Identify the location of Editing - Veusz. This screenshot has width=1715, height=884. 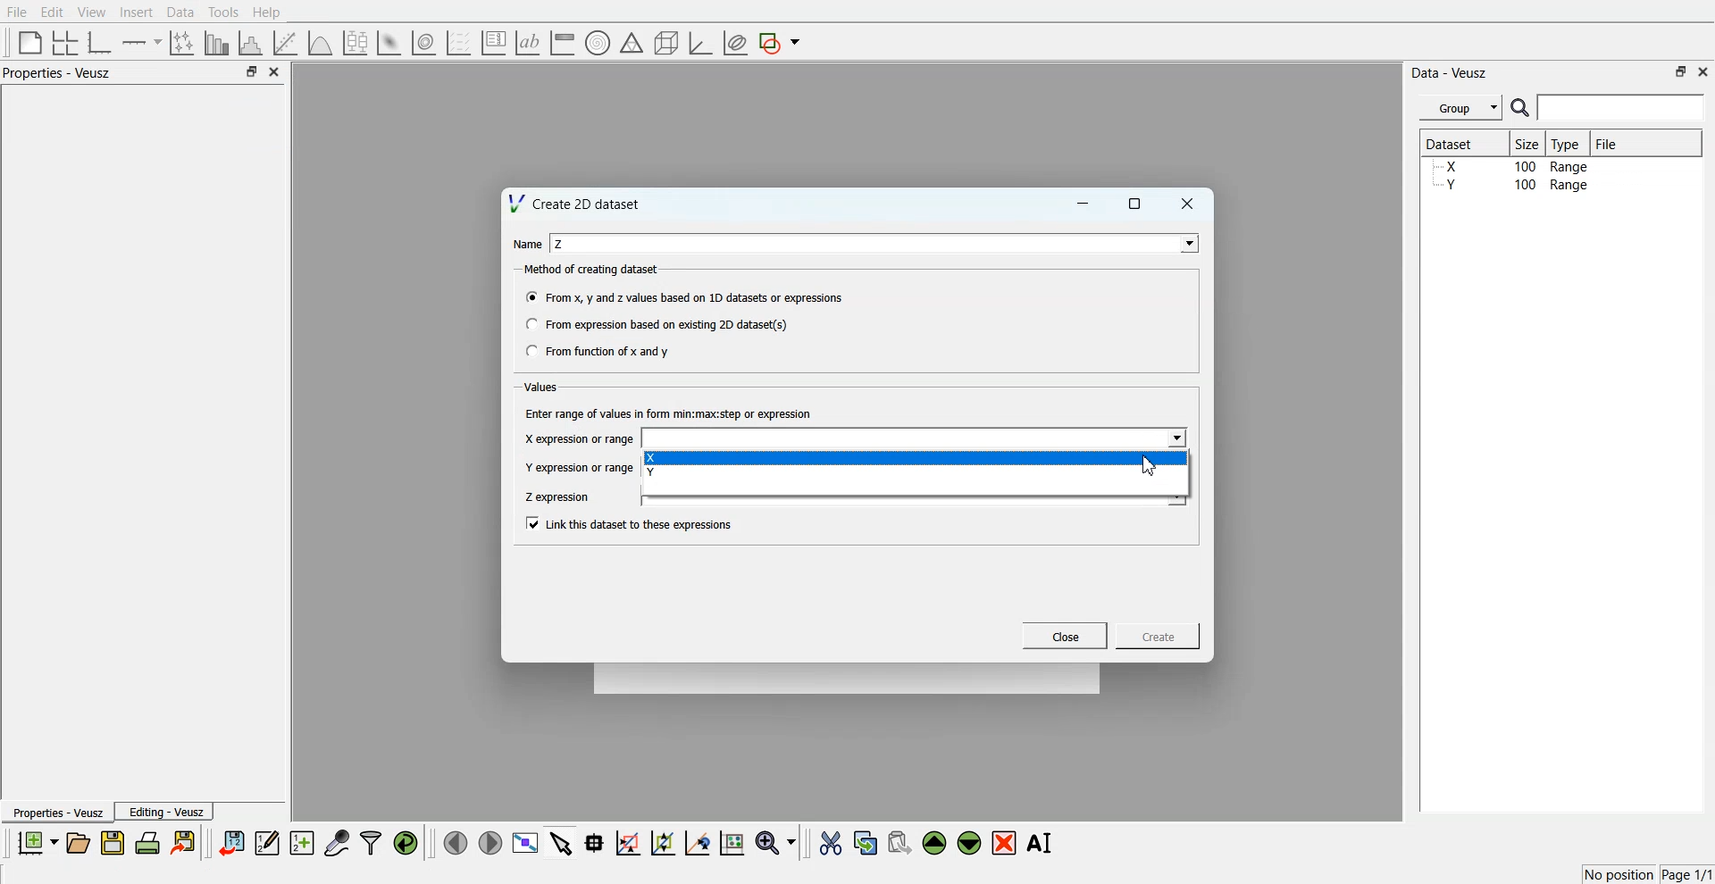
(164, 811).